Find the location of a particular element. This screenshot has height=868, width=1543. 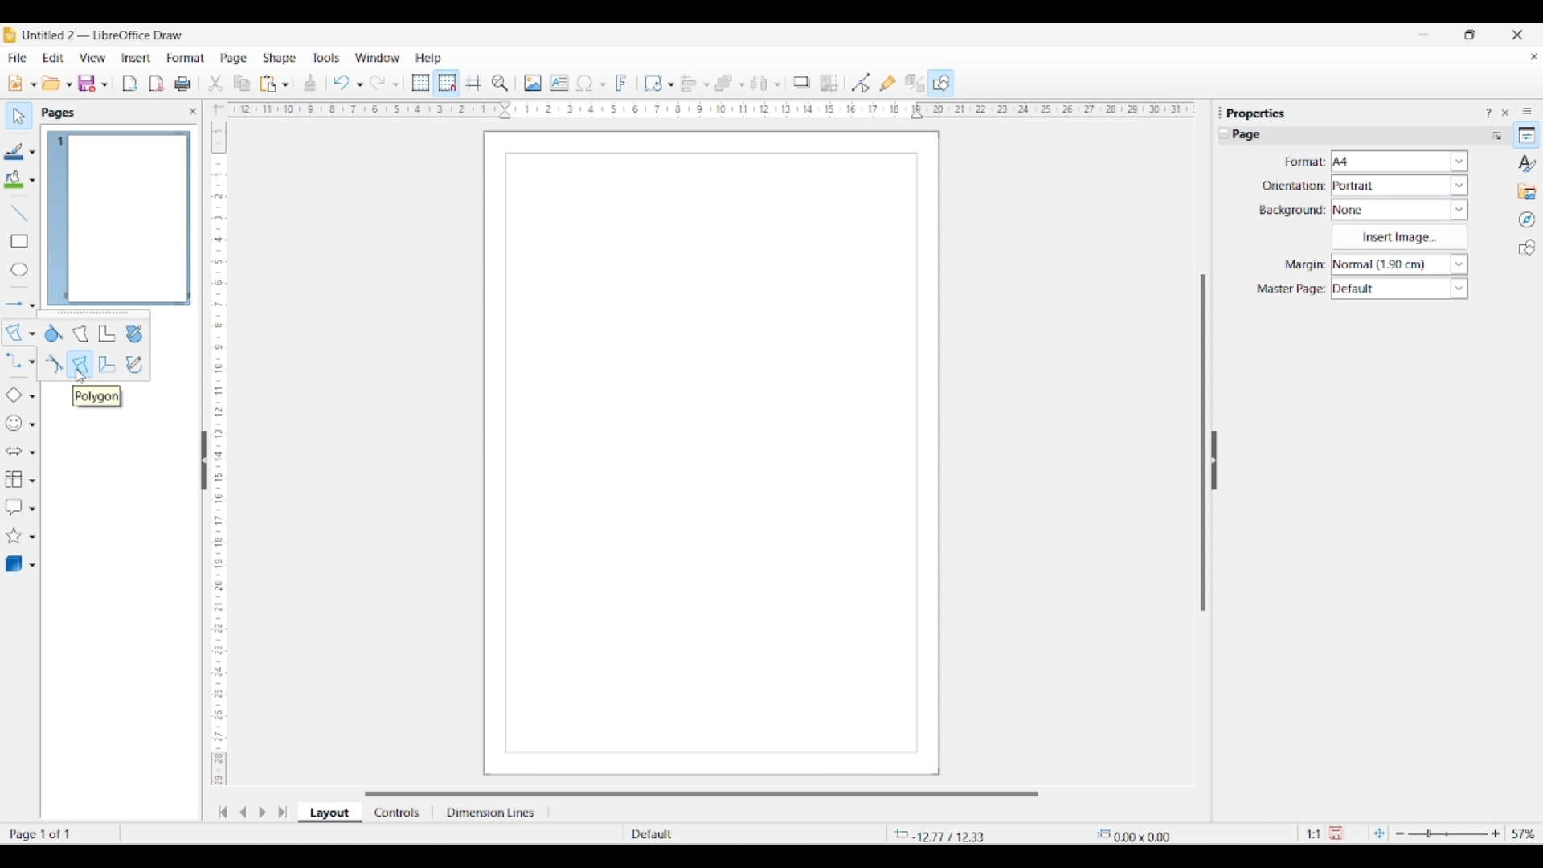

Open document options is located at coordinates (68, 85).